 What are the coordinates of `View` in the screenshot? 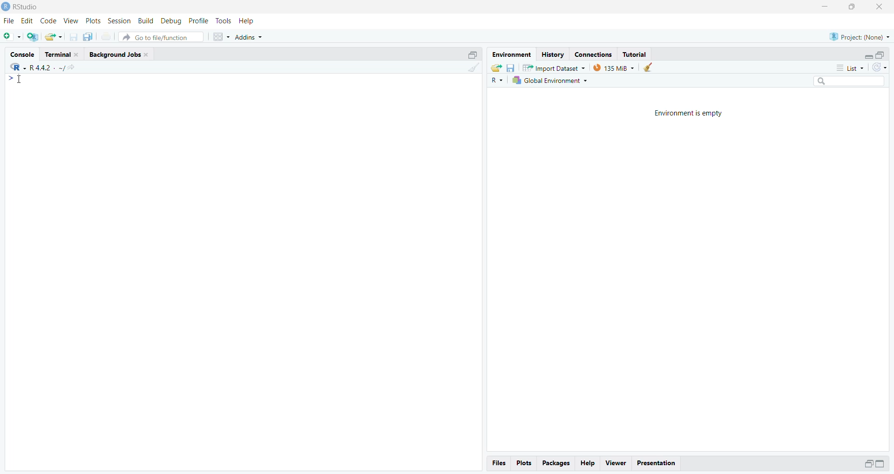 It's located at (615, 462).